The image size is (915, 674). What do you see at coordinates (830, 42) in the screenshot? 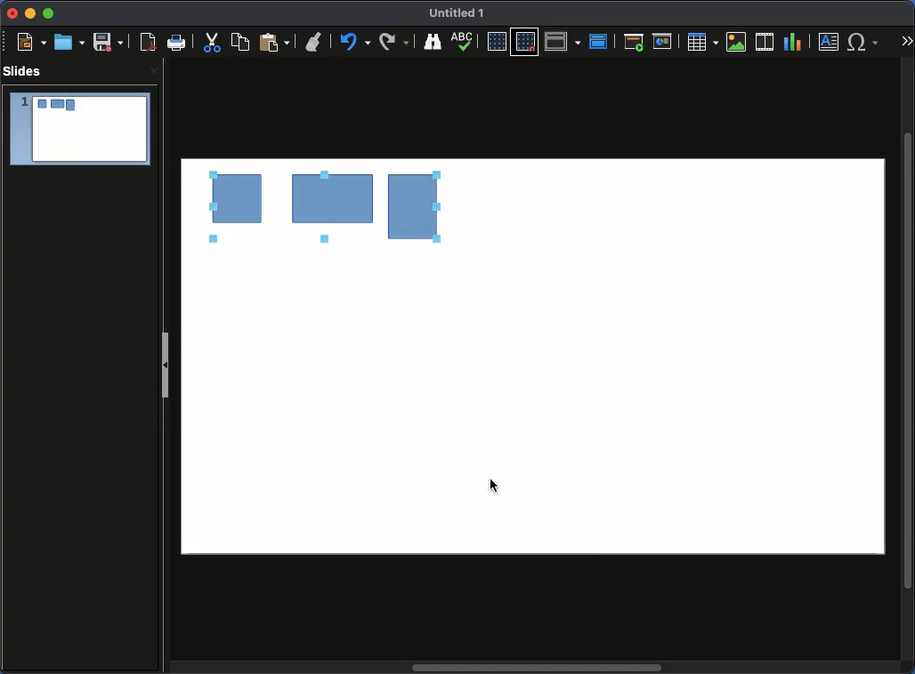
I see `Text box` at bounding box center [830, 42].